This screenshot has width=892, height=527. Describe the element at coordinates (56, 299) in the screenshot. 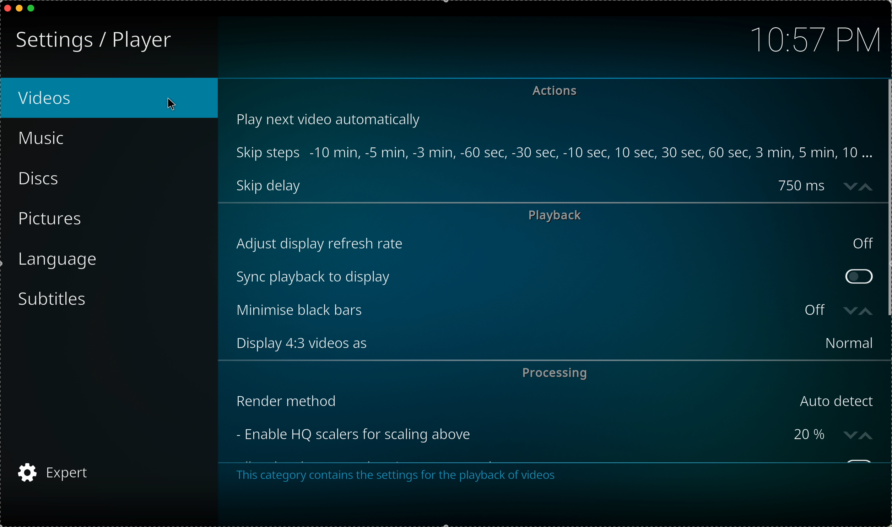

I see `subtitles` at that location.